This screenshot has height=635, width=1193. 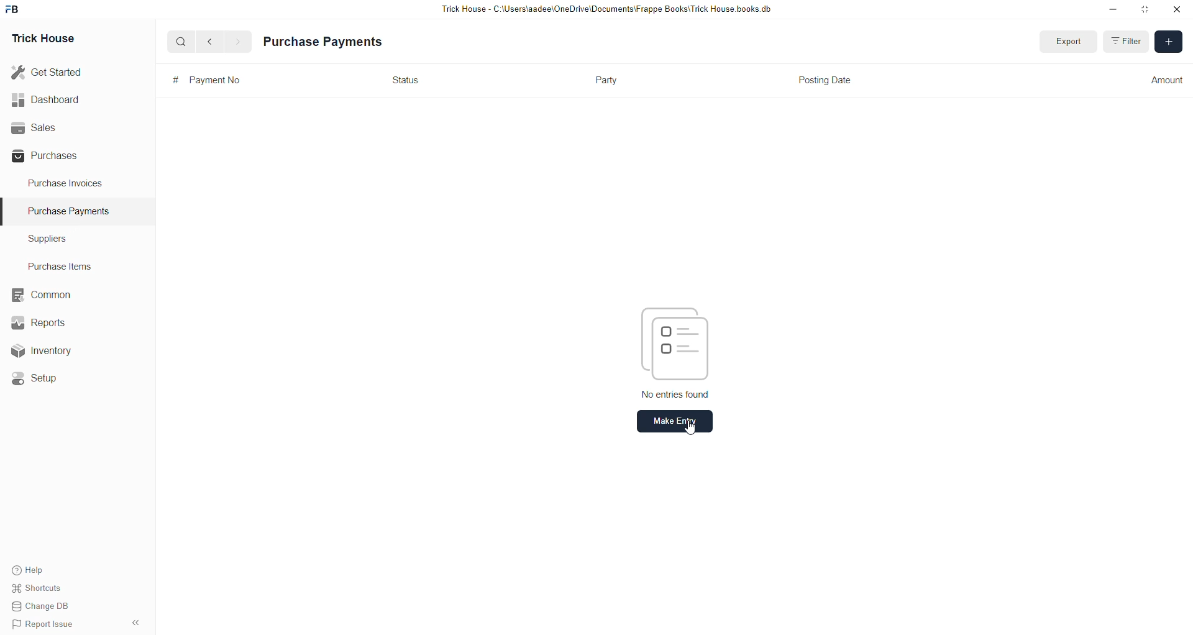 I want to click on Suppliers, so click(x=61, y=240).